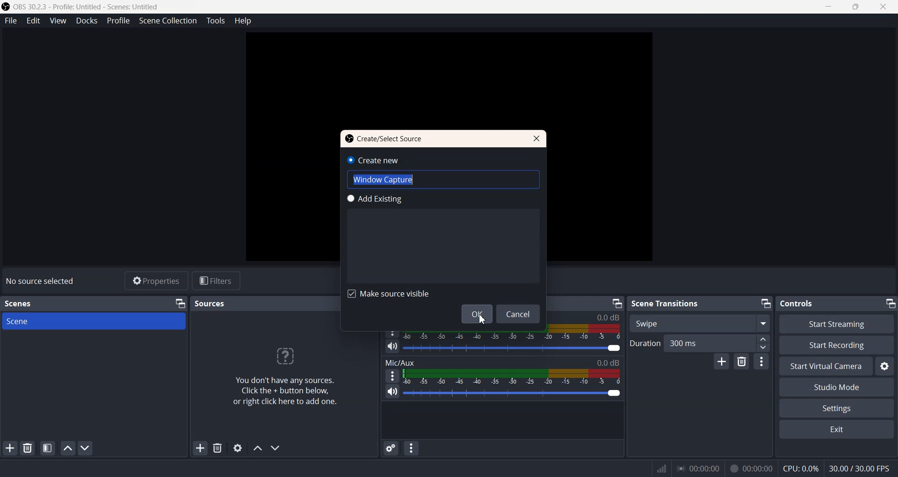 The image size is (898, 477). Describe the element at coordinates (218, 448) in the screenshot. I see `Remove selected Sources` at that location.